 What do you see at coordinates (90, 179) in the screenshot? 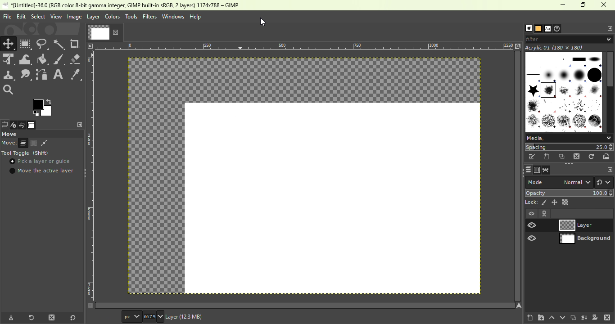
I see `Vertical ruler measurment` at bounding box center [90, 179].